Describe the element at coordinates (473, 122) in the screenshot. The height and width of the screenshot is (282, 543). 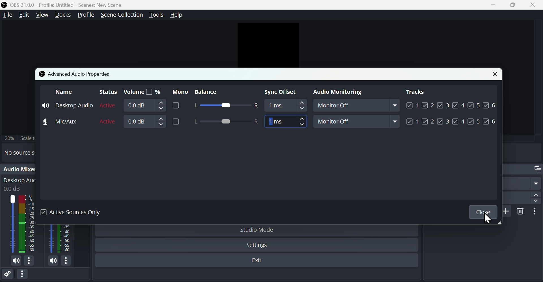
I see `(un)check Track 5` at that location.